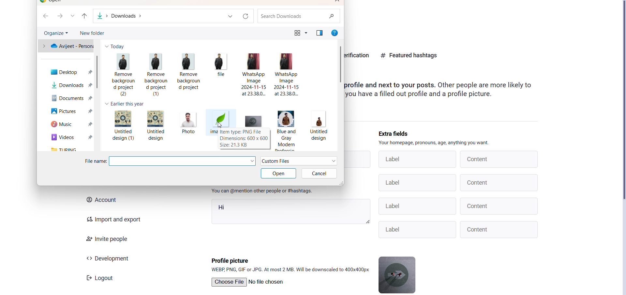 The height and width of the screenshot is (295, 626). I want to click on Untitled design (1), so click(122, 126).